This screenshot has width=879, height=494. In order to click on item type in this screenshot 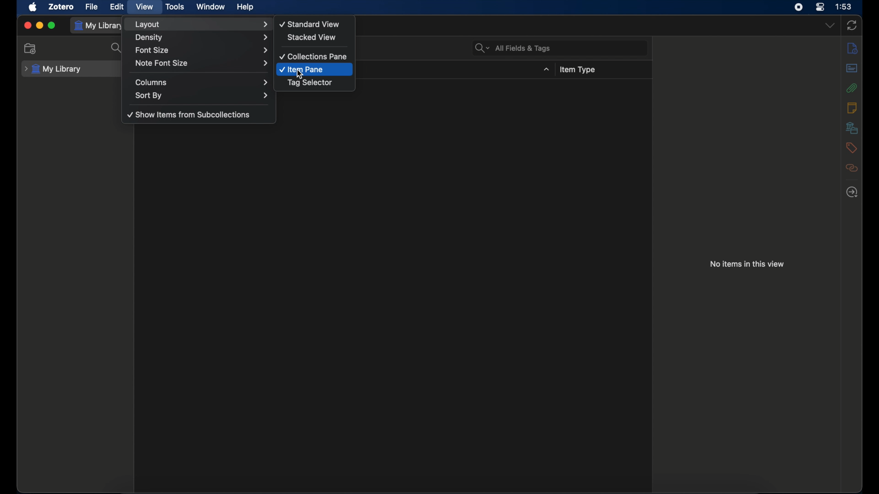, I will do `click(577, 70)`.